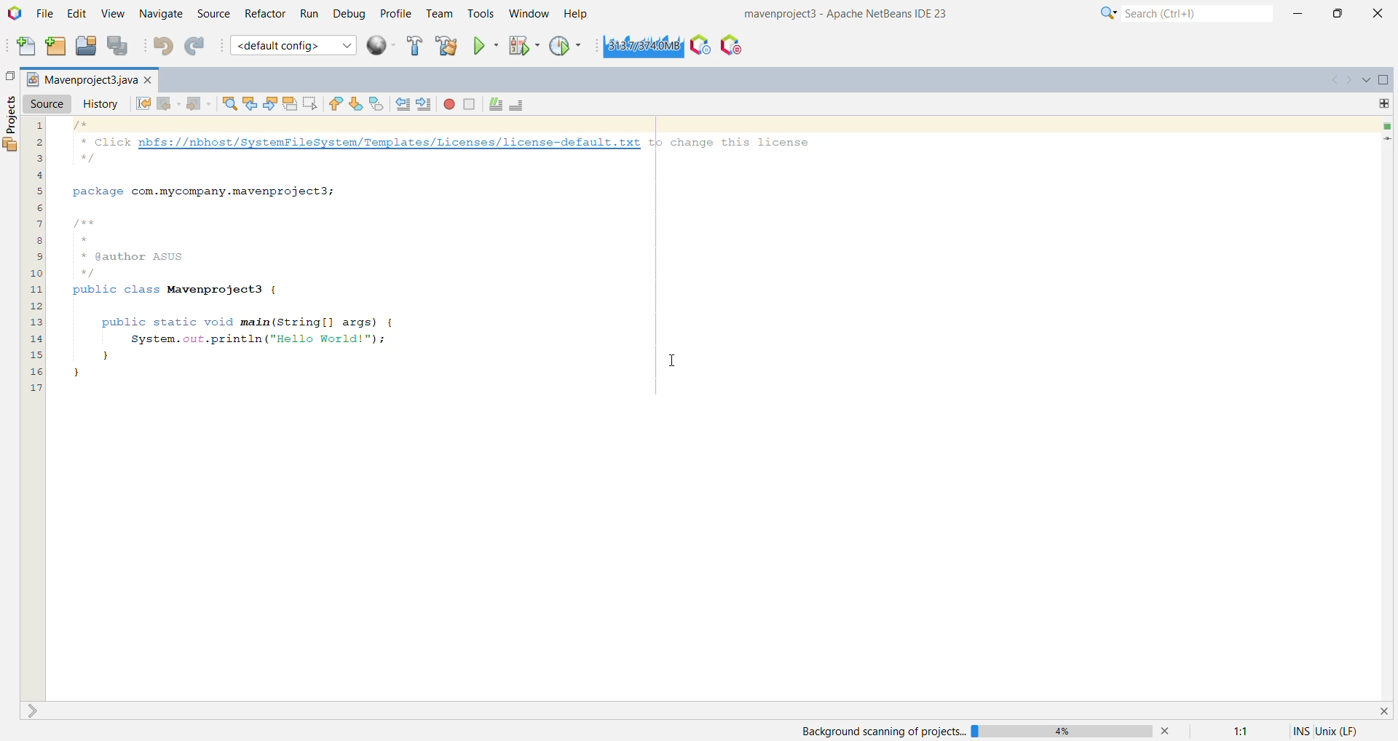 This screenshot has width=1398, height=741. Describe the element at coordinates (310, 104) in the screenshot. I see `Toggle Rectangular Selection` at that location.